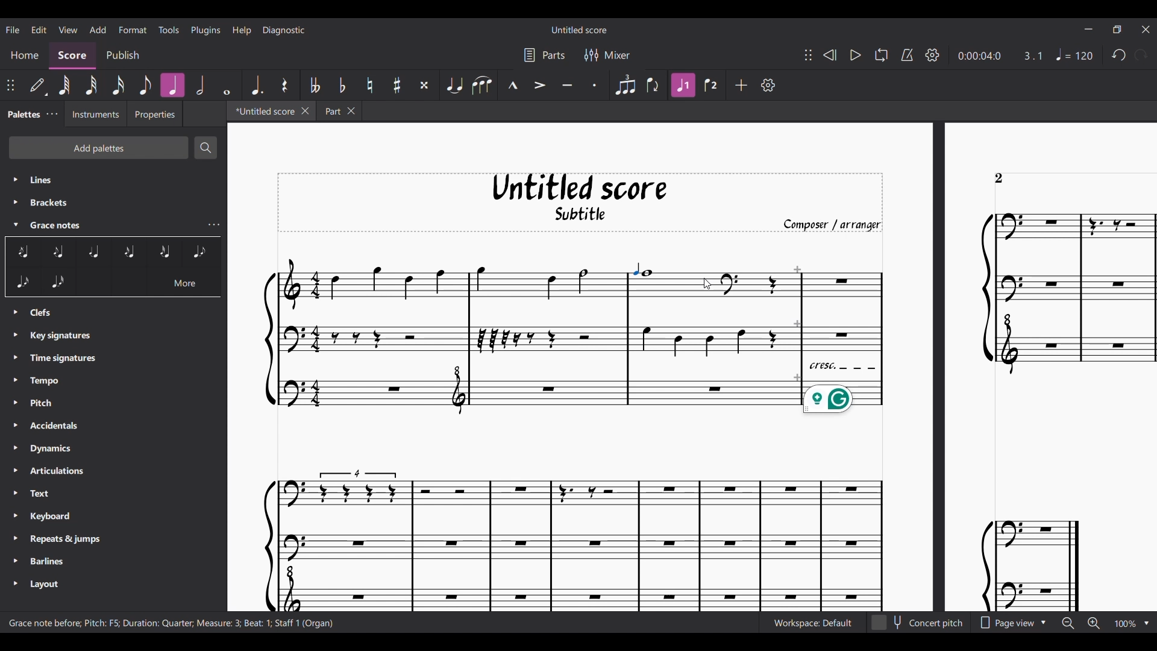 This screenshot has width=1157, height=651. Describe the element at coordinates (118, 86) in the screenshot. I see `16th note` at that location.